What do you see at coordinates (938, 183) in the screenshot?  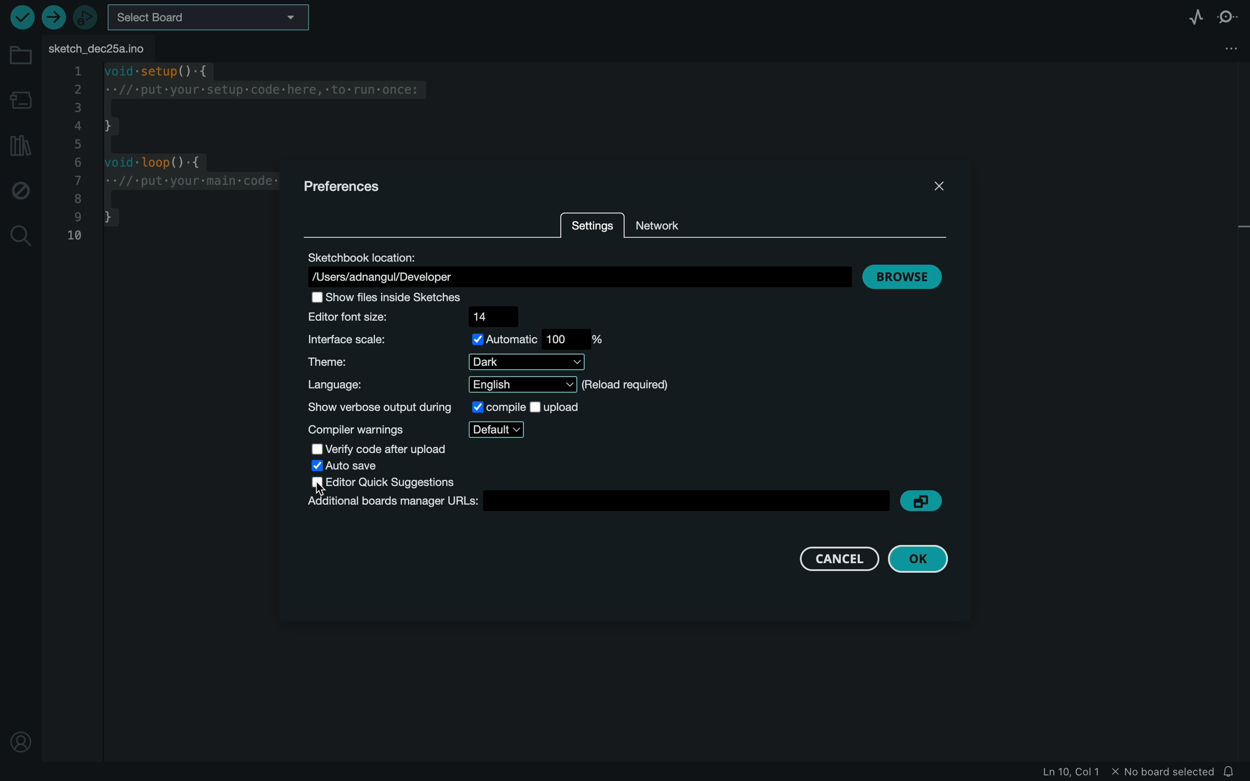 I see `close` at bounding box center [938, 183].